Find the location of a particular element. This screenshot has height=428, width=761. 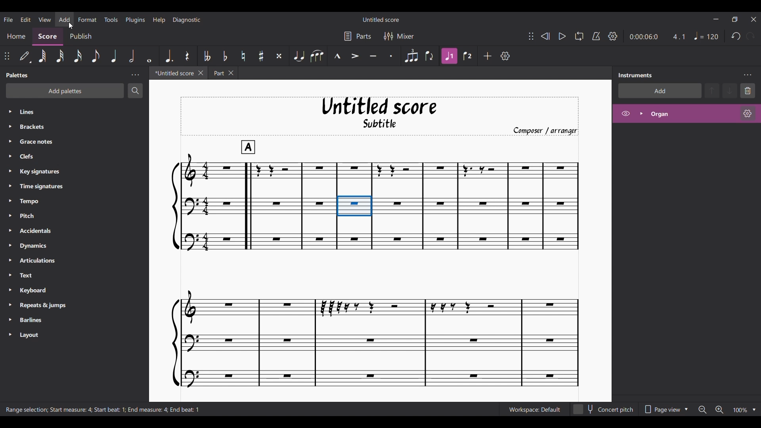

Panel title is located at coordinates (17, 75).